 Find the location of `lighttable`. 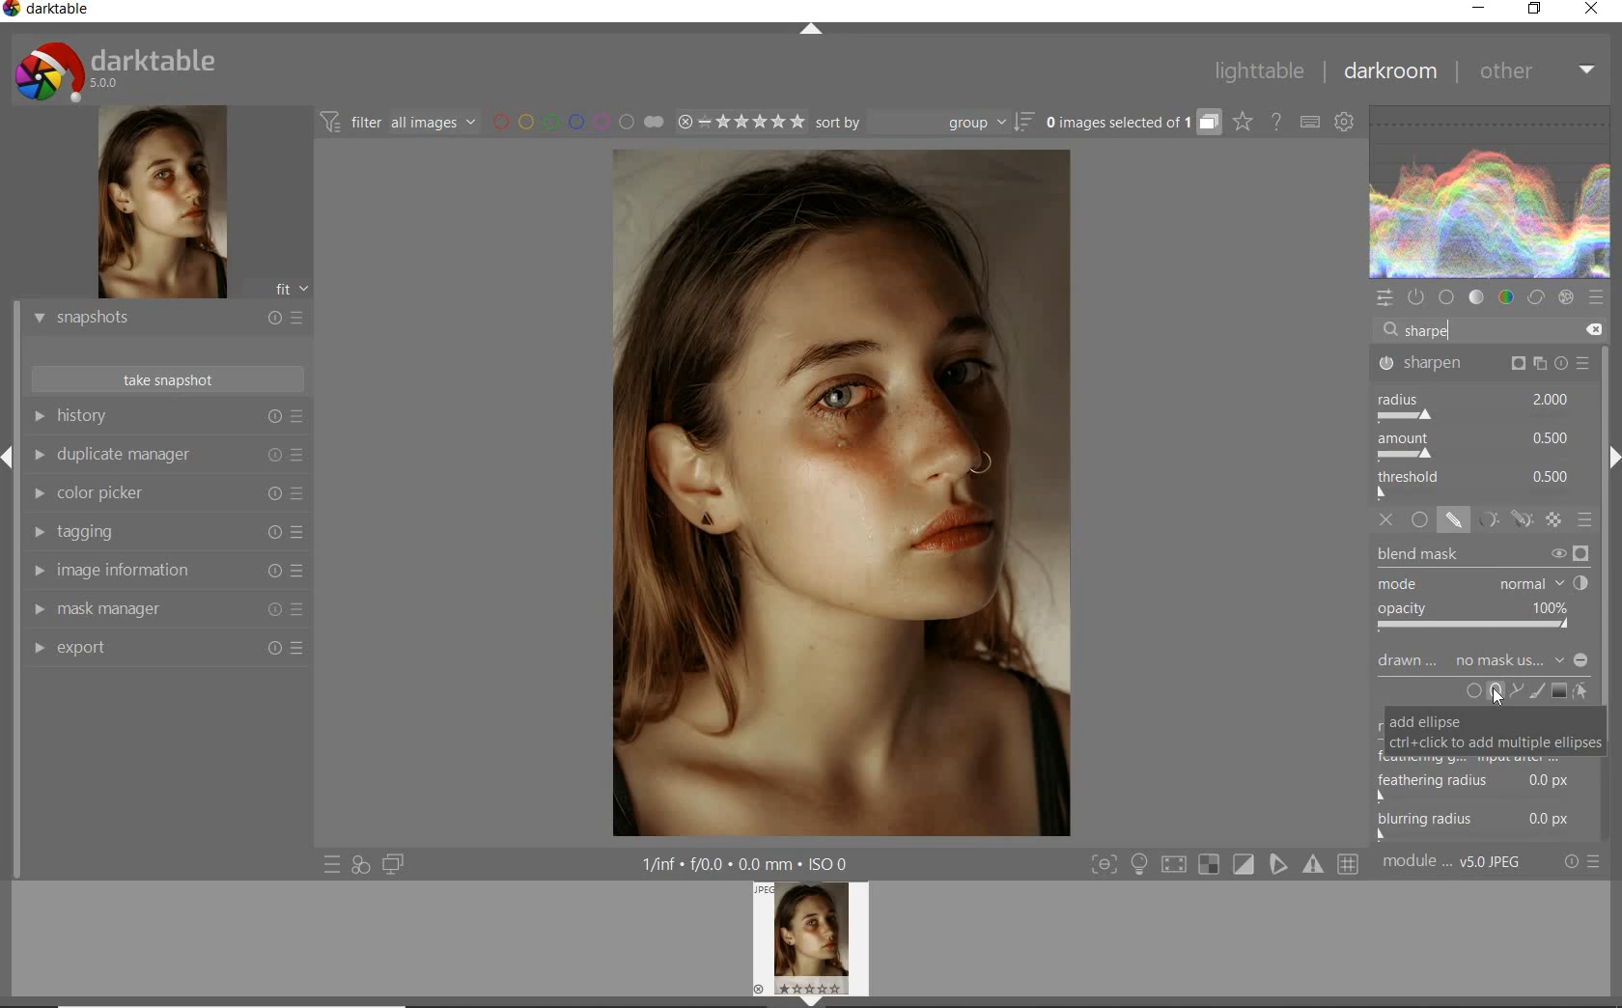

lighttable is located at coordinates (1260, 71).